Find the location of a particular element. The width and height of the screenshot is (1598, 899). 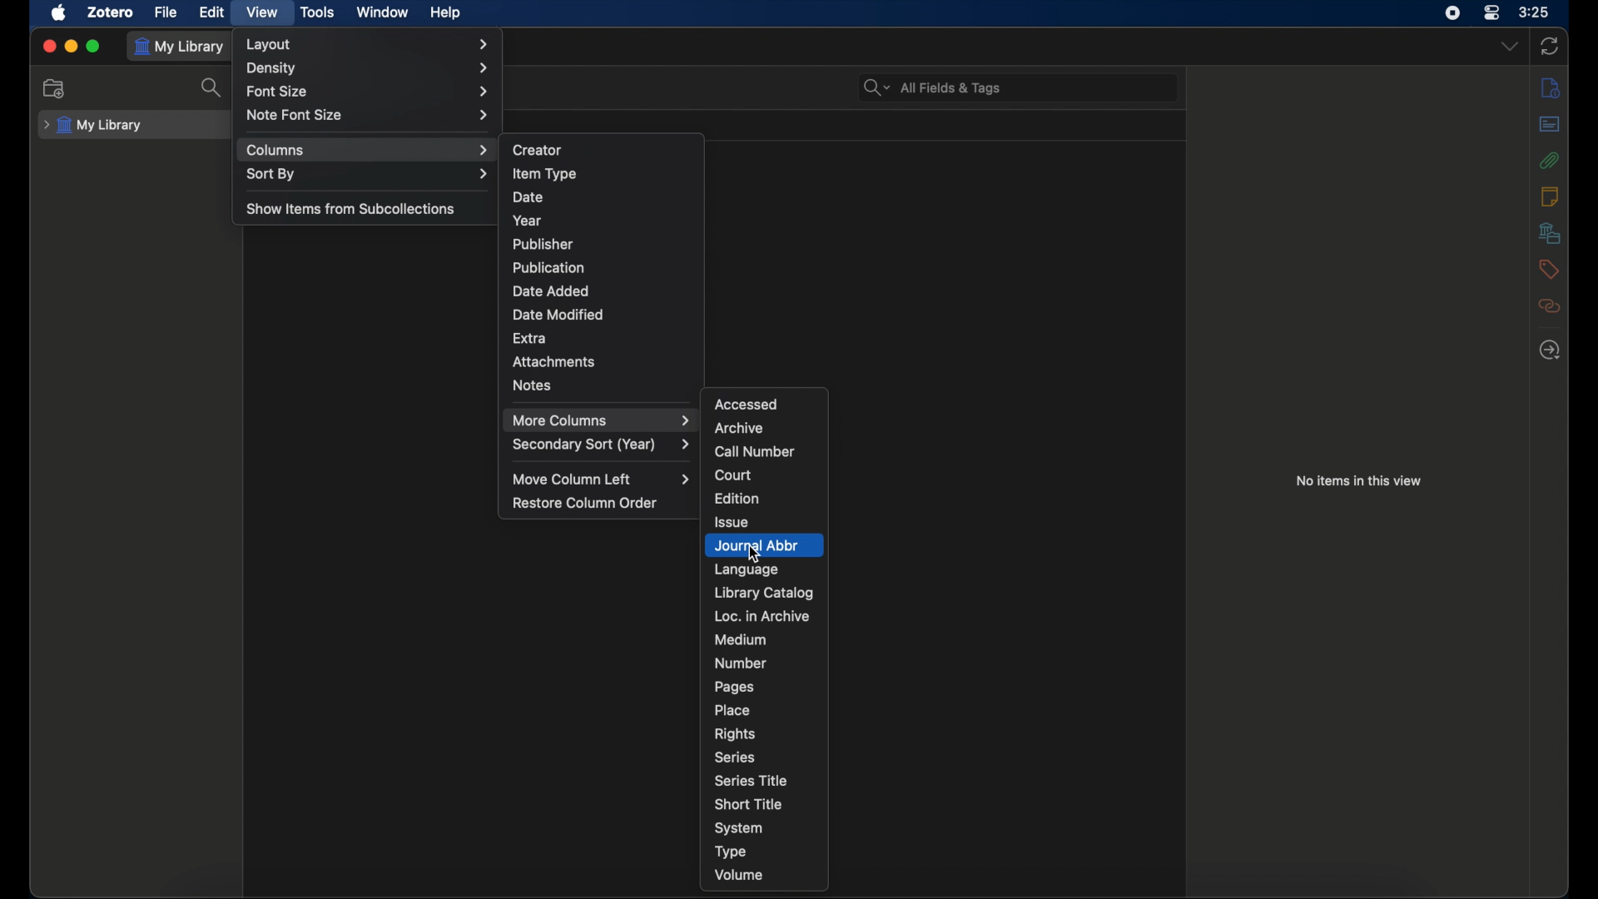

sync is located at coordinates (1549, 47).